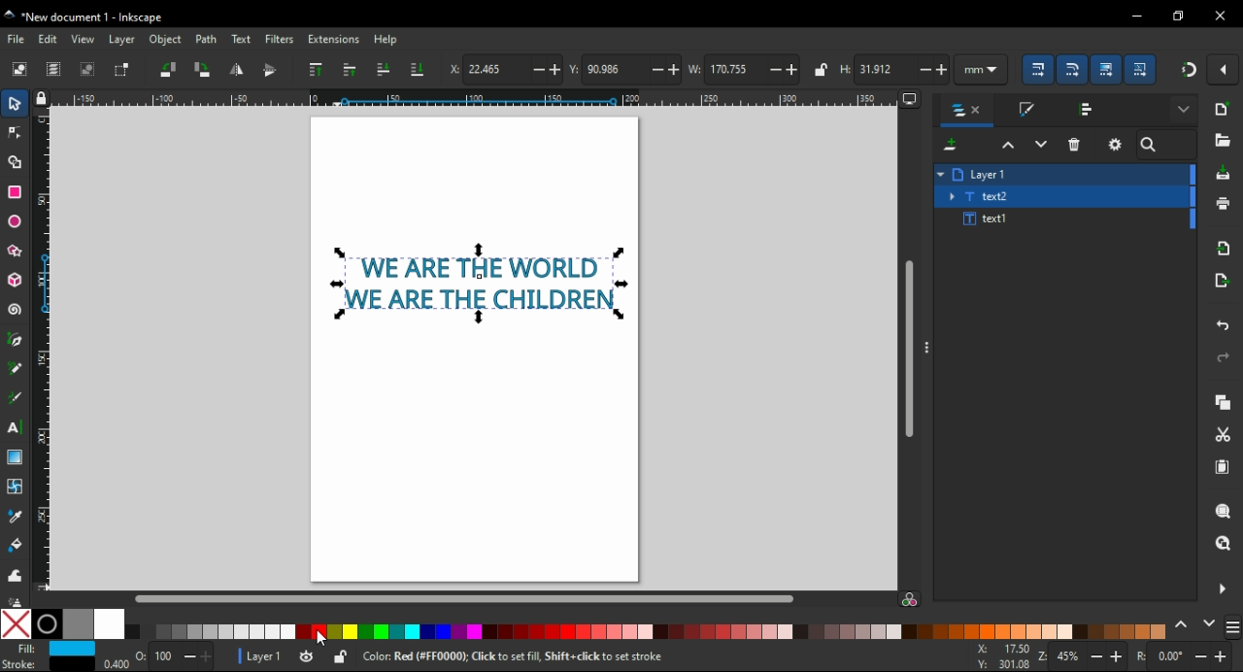  I want to click on delete layer, so click(1074, 145).